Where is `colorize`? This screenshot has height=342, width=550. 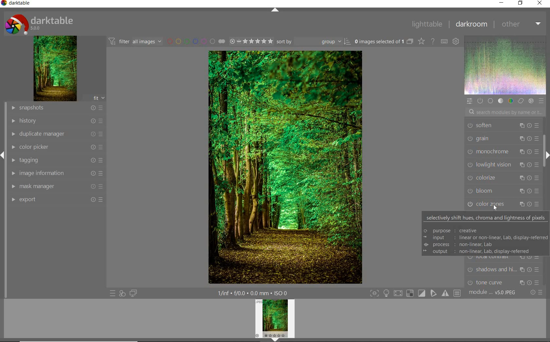 colorize is located at coordinates (503, 177).